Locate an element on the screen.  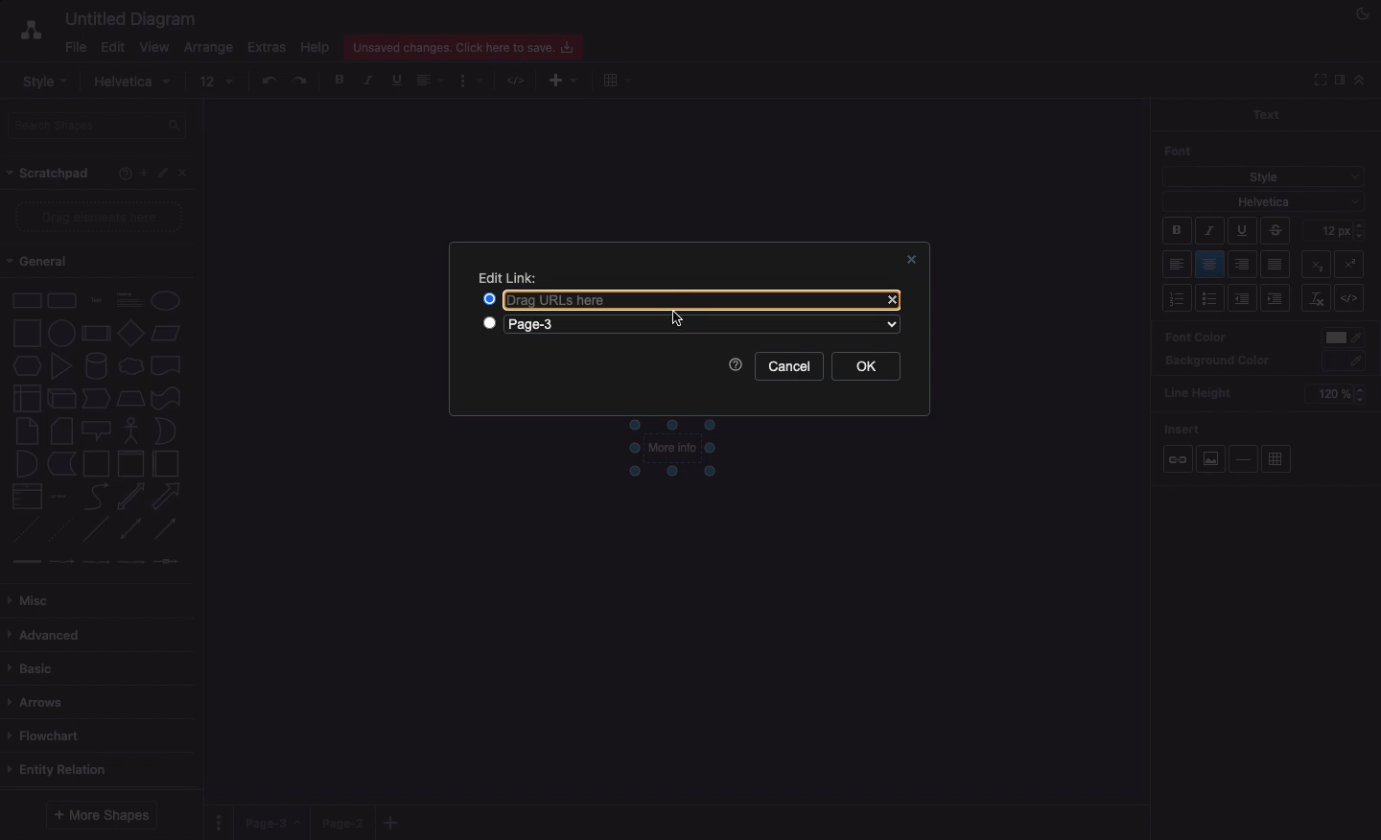
Image is located at coordinates (1209, 458).